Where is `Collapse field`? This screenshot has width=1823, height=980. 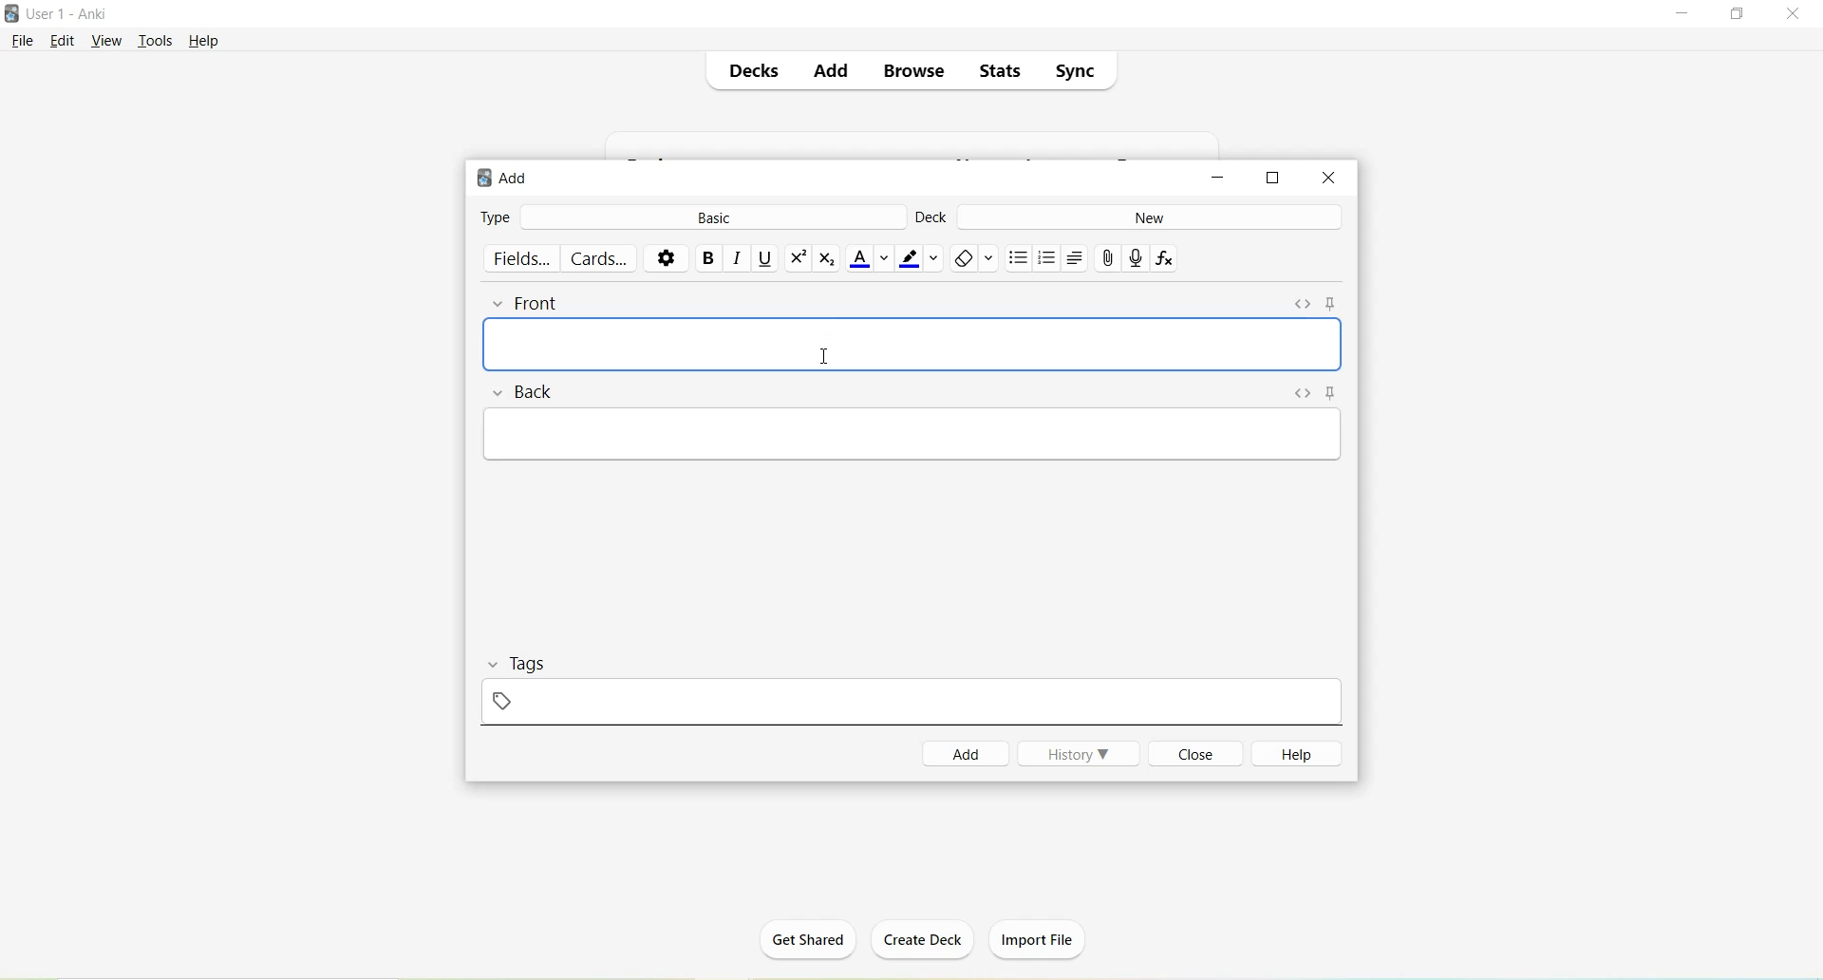 Collapse field is located at coordinates (500, 393).